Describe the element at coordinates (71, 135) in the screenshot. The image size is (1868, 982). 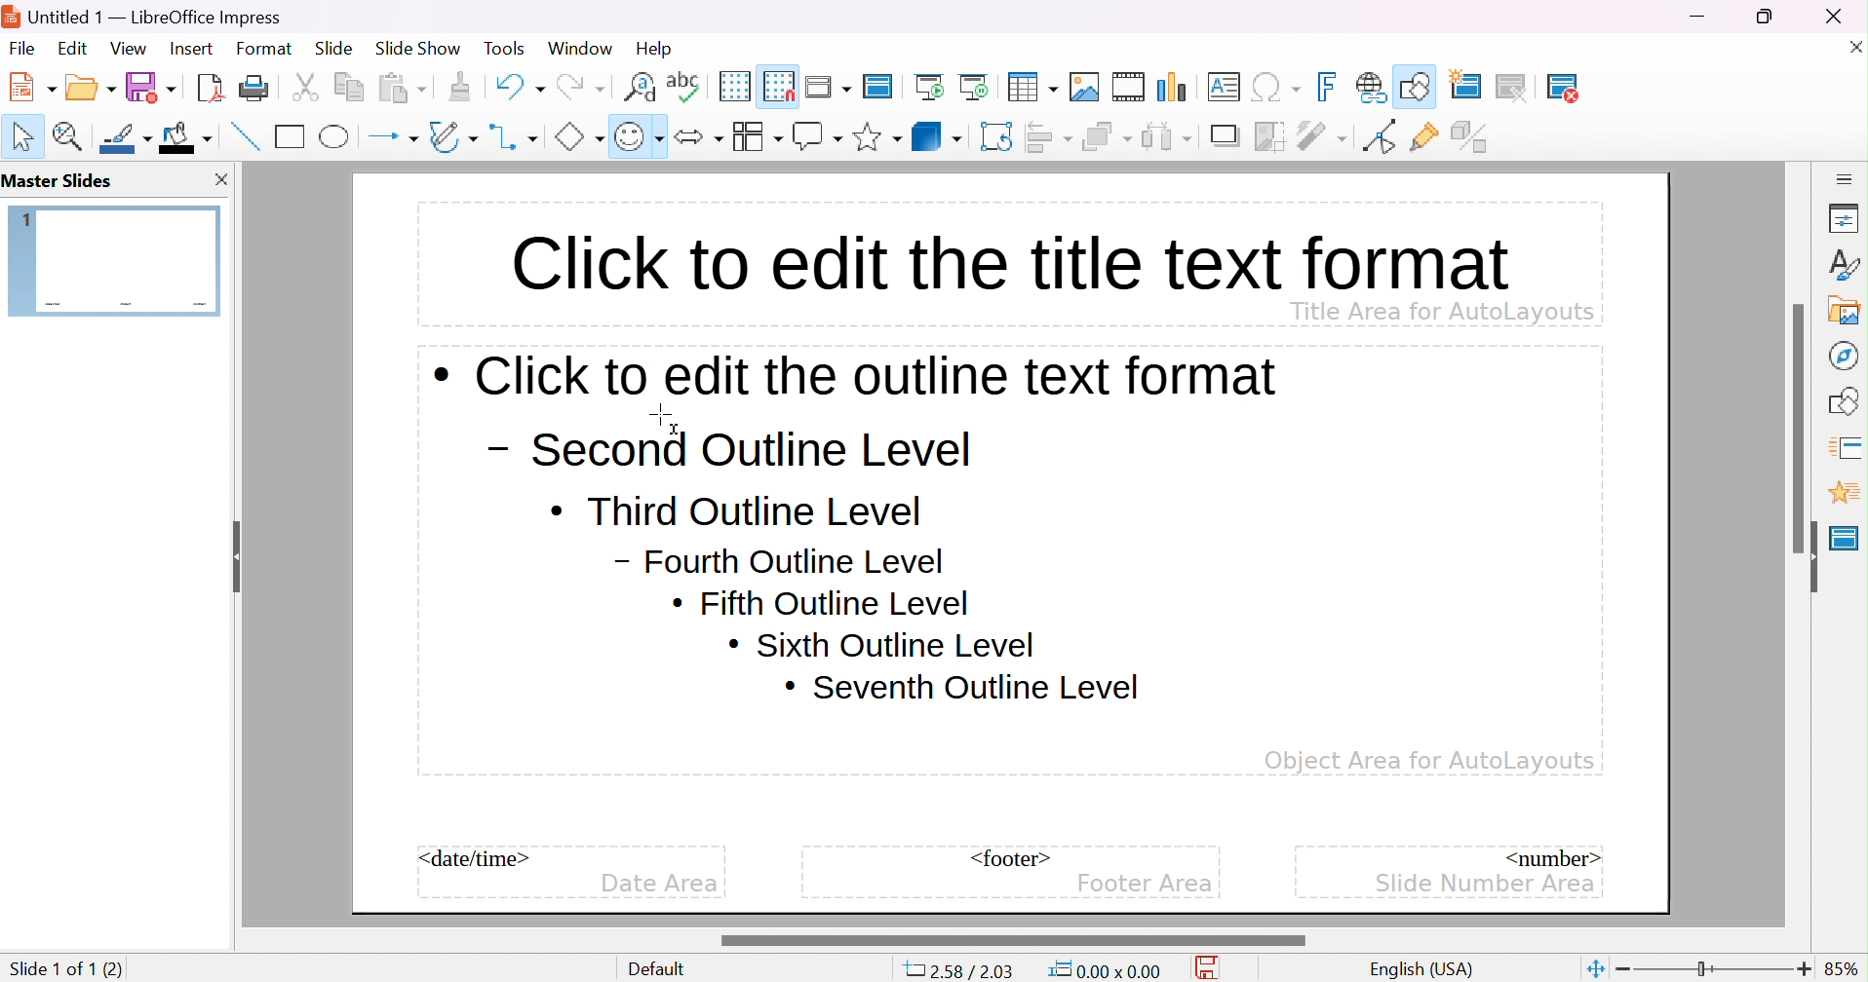
I see `zoom & pan` at that location.